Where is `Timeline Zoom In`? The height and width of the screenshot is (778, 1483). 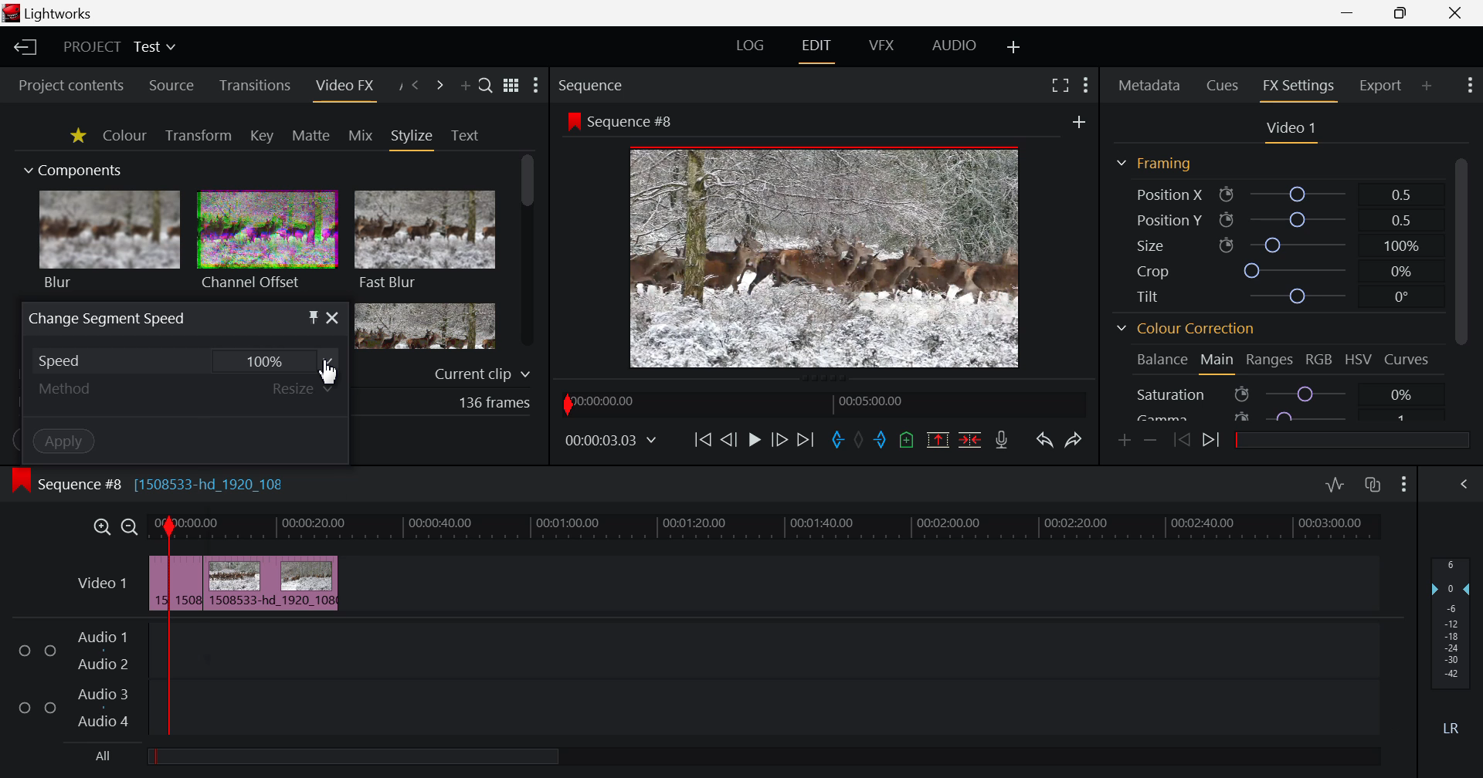
Timeline Zoom In is located at coordinates (100, 527).